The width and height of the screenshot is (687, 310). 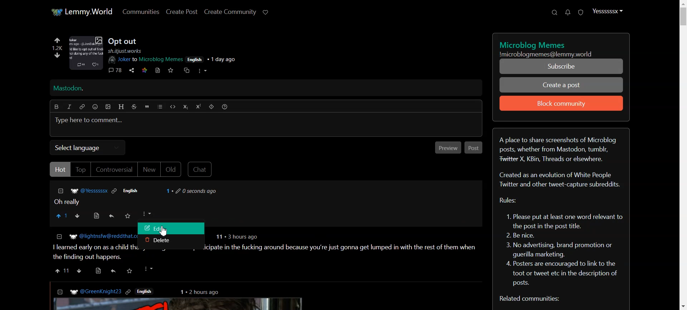 What do you see at coordinates (266, 12) in the screenshot?
I see `Support Lemmy` at bounding box center [266, 12].